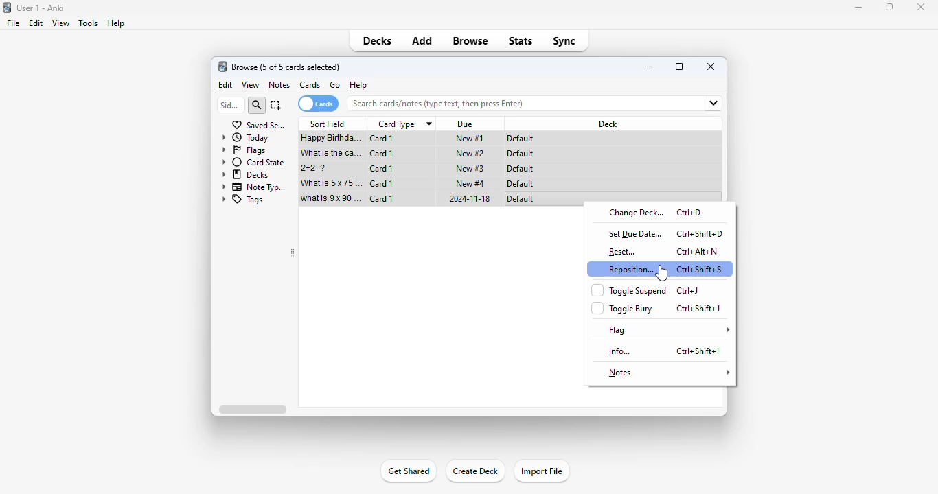 The height and width of the screenshot is (494, 938). I want to click on new #4, so click(470, 183).